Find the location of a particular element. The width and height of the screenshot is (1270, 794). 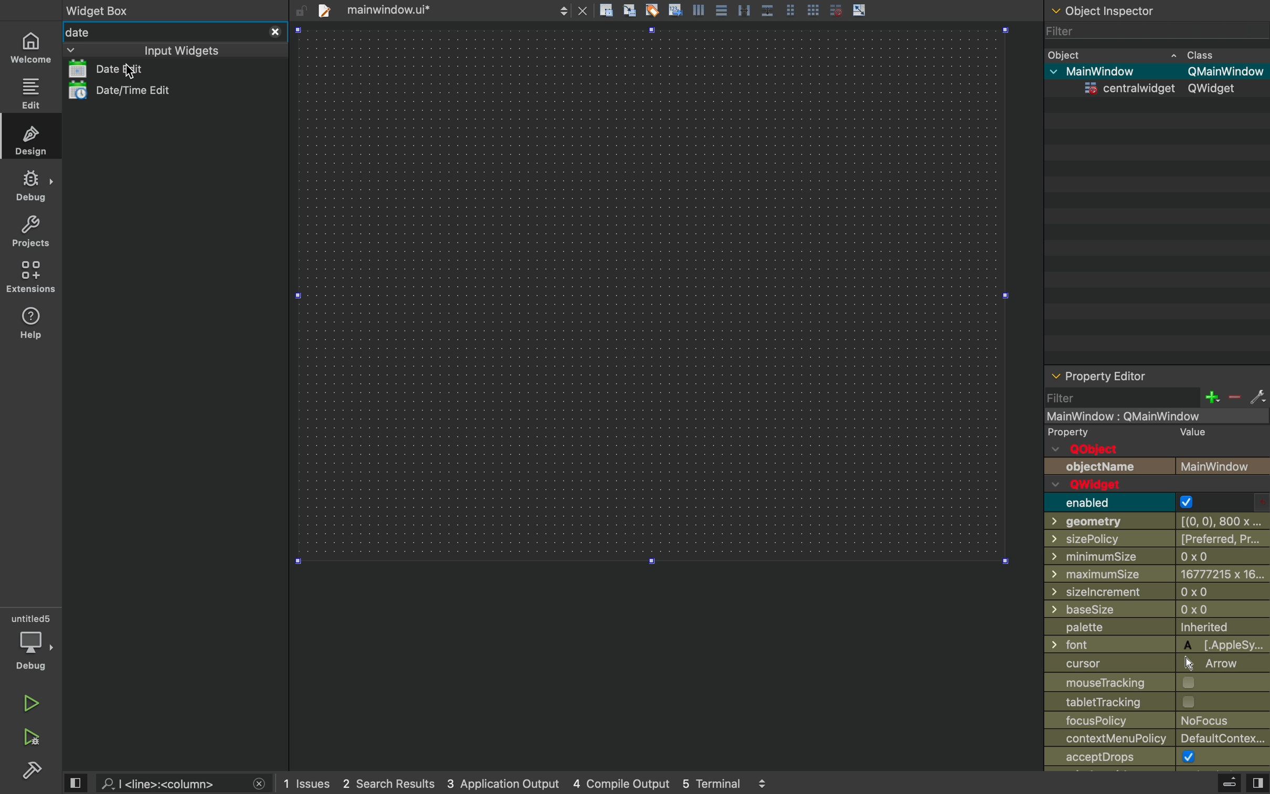

geometry is located at coordinates (1158, 522).